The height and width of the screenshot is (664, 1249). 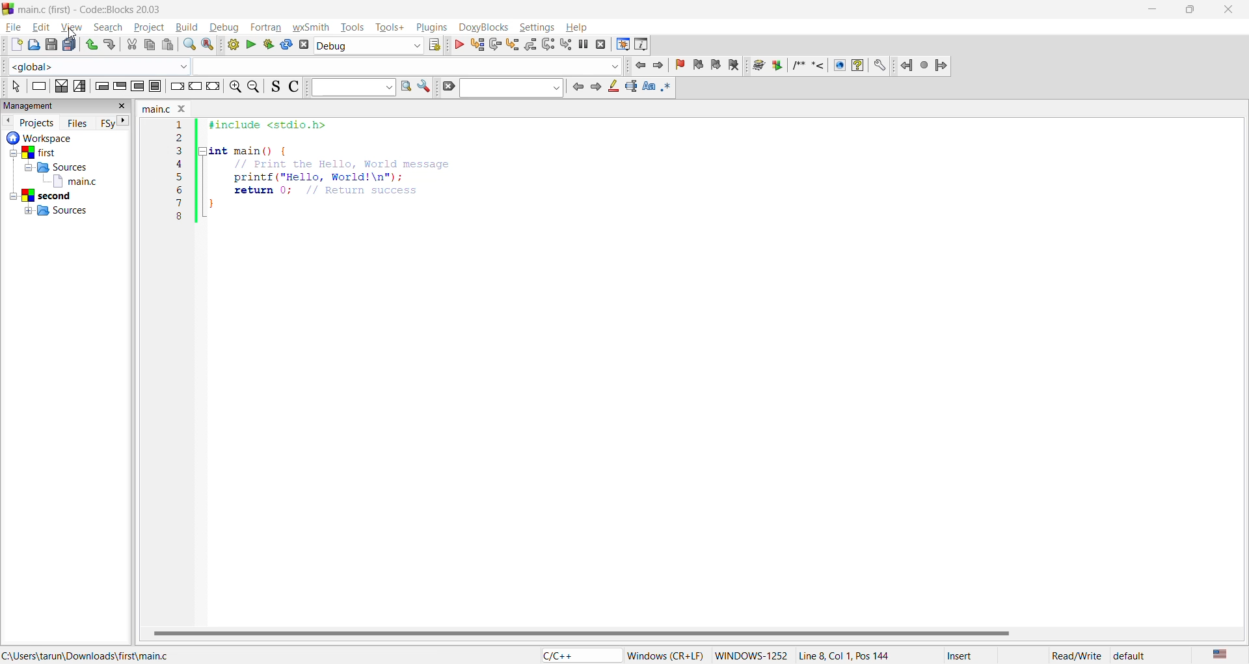 I want to click on abort, so click(x=303, y=45).